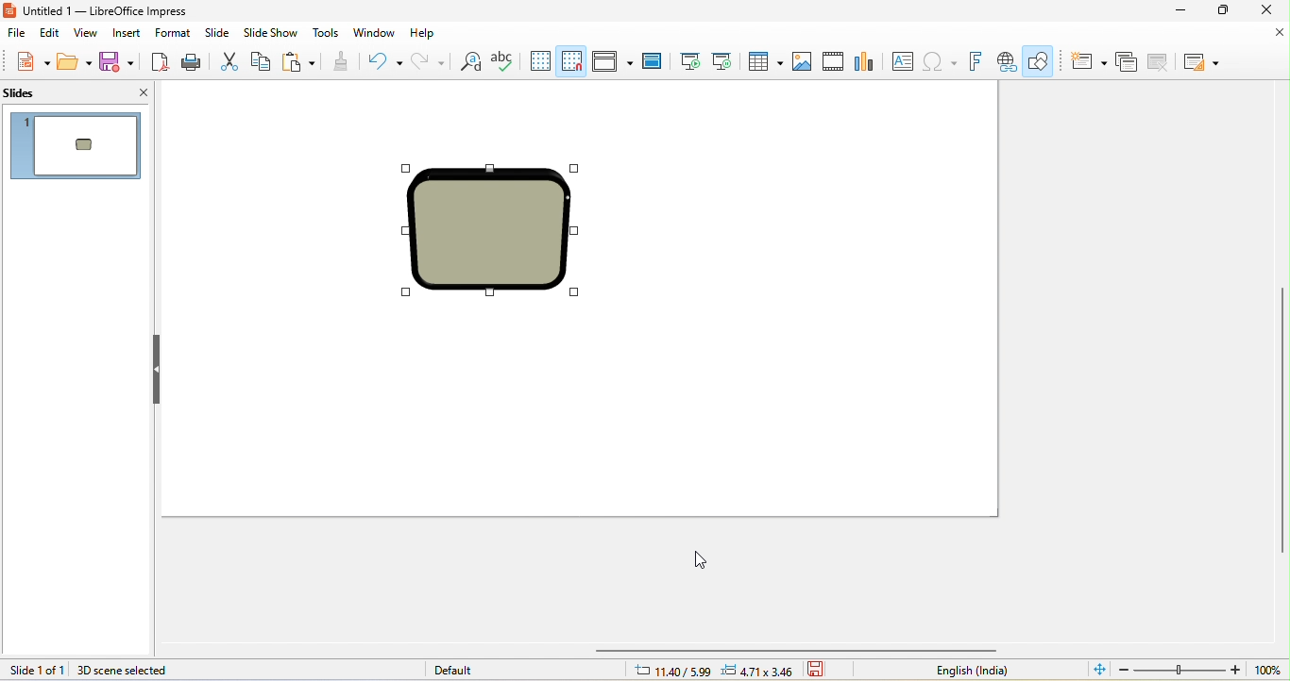  Describe the element at coordinates (573, 61) in the screenshot. I see `snap to grid` at that location.